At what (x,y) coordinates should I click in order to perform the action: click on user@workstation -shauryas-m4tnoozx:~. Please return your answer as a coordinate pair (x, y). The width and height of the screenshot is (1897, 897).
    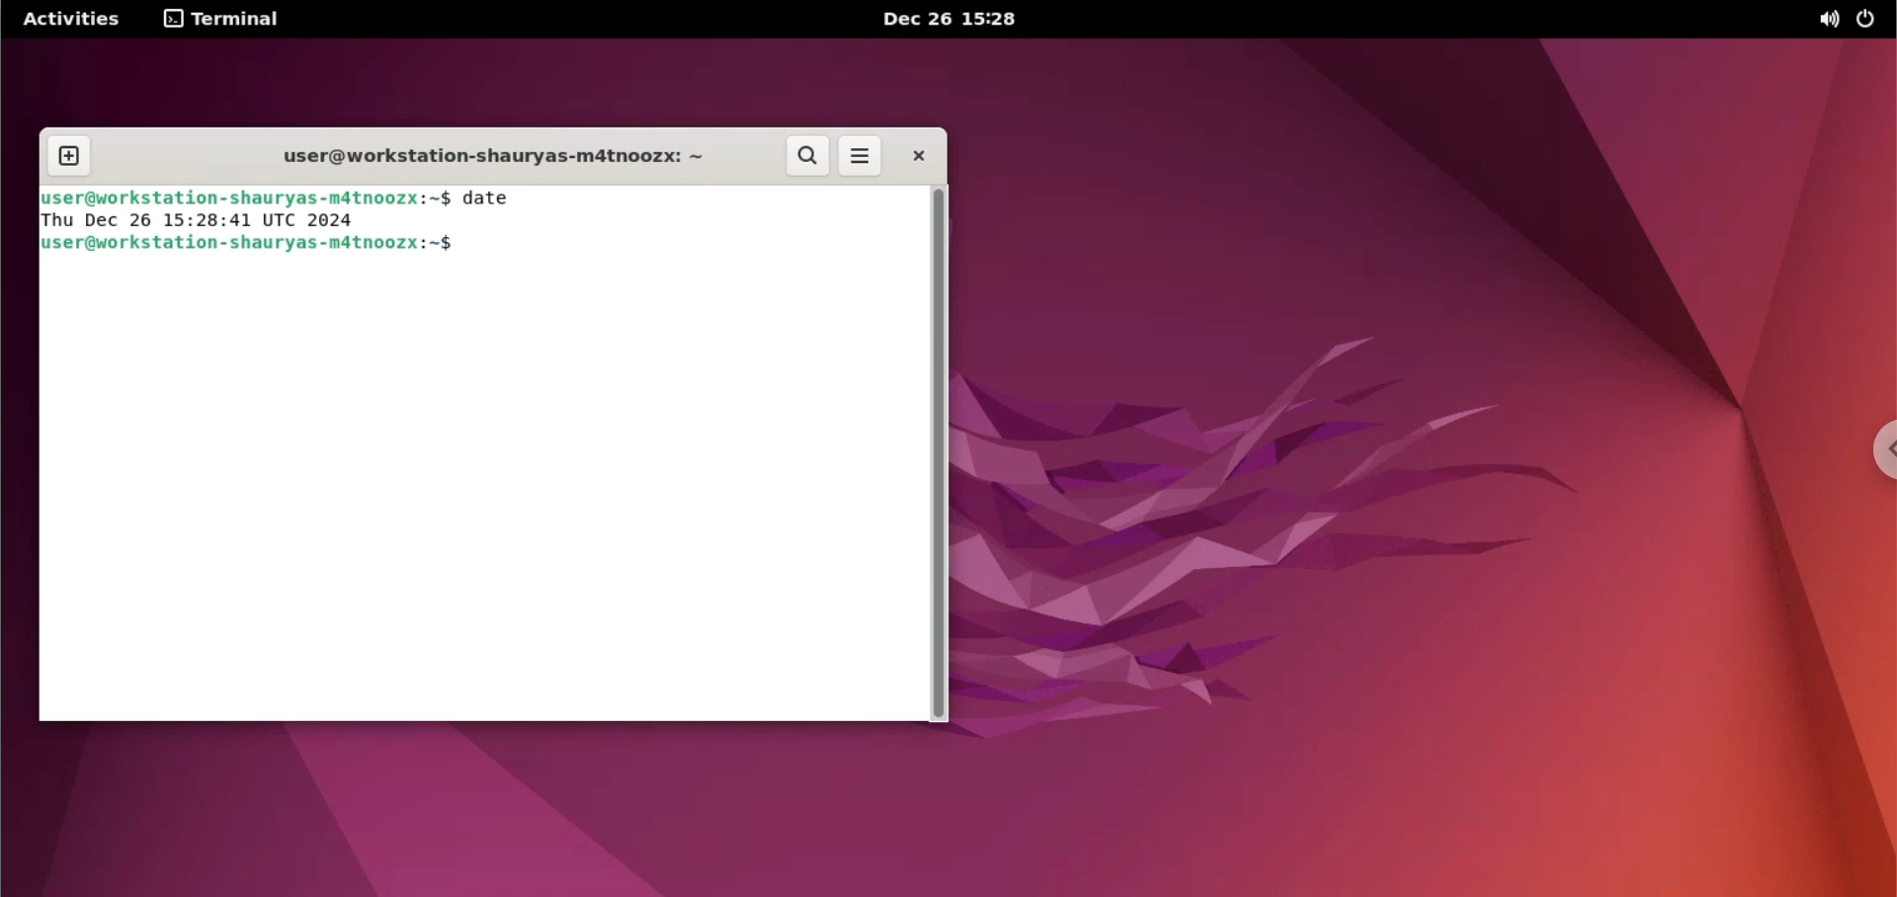
    Looking at the image, I should click on (481, 160).